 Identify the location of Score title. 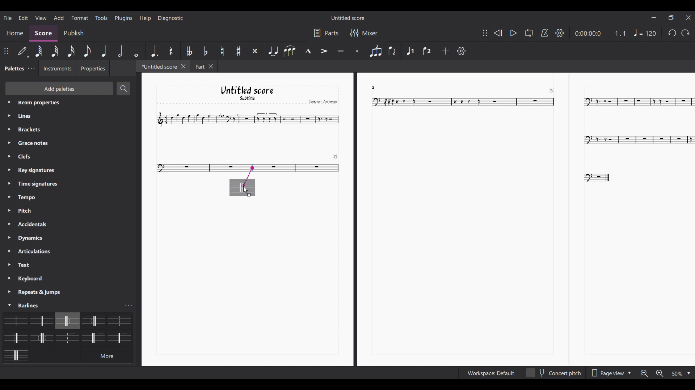
(347, 17).